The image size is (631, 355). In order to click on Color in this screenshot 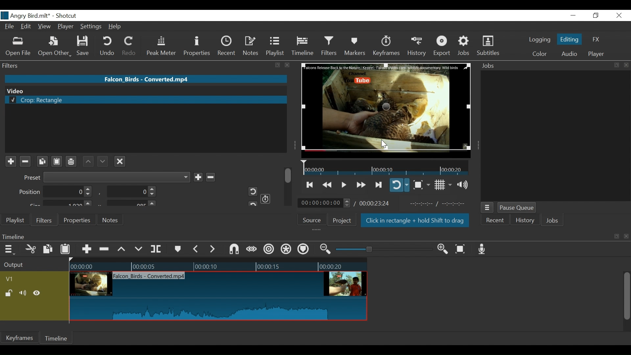, I will do `click(538, 54)`.